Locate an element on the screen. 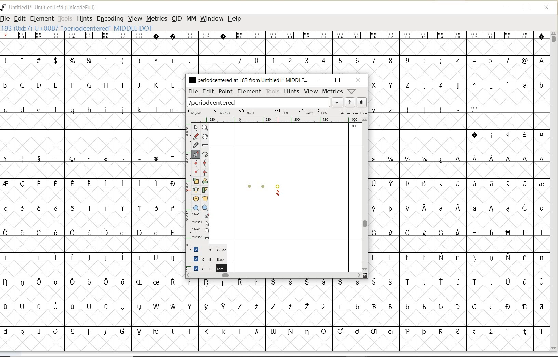 The height and width of the screenshot is (357, 558). Rotate the selection is located at coordinates (205, 181).